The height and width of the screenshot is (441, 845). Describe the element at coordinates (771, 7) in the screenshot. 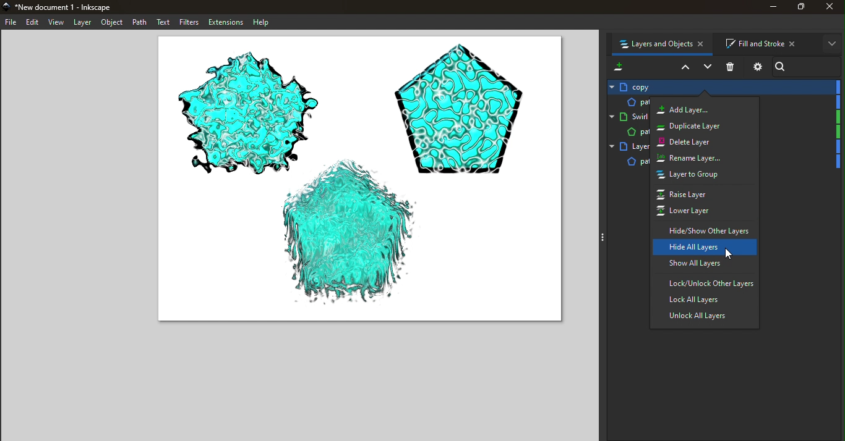

I see `Minimize` at that location.